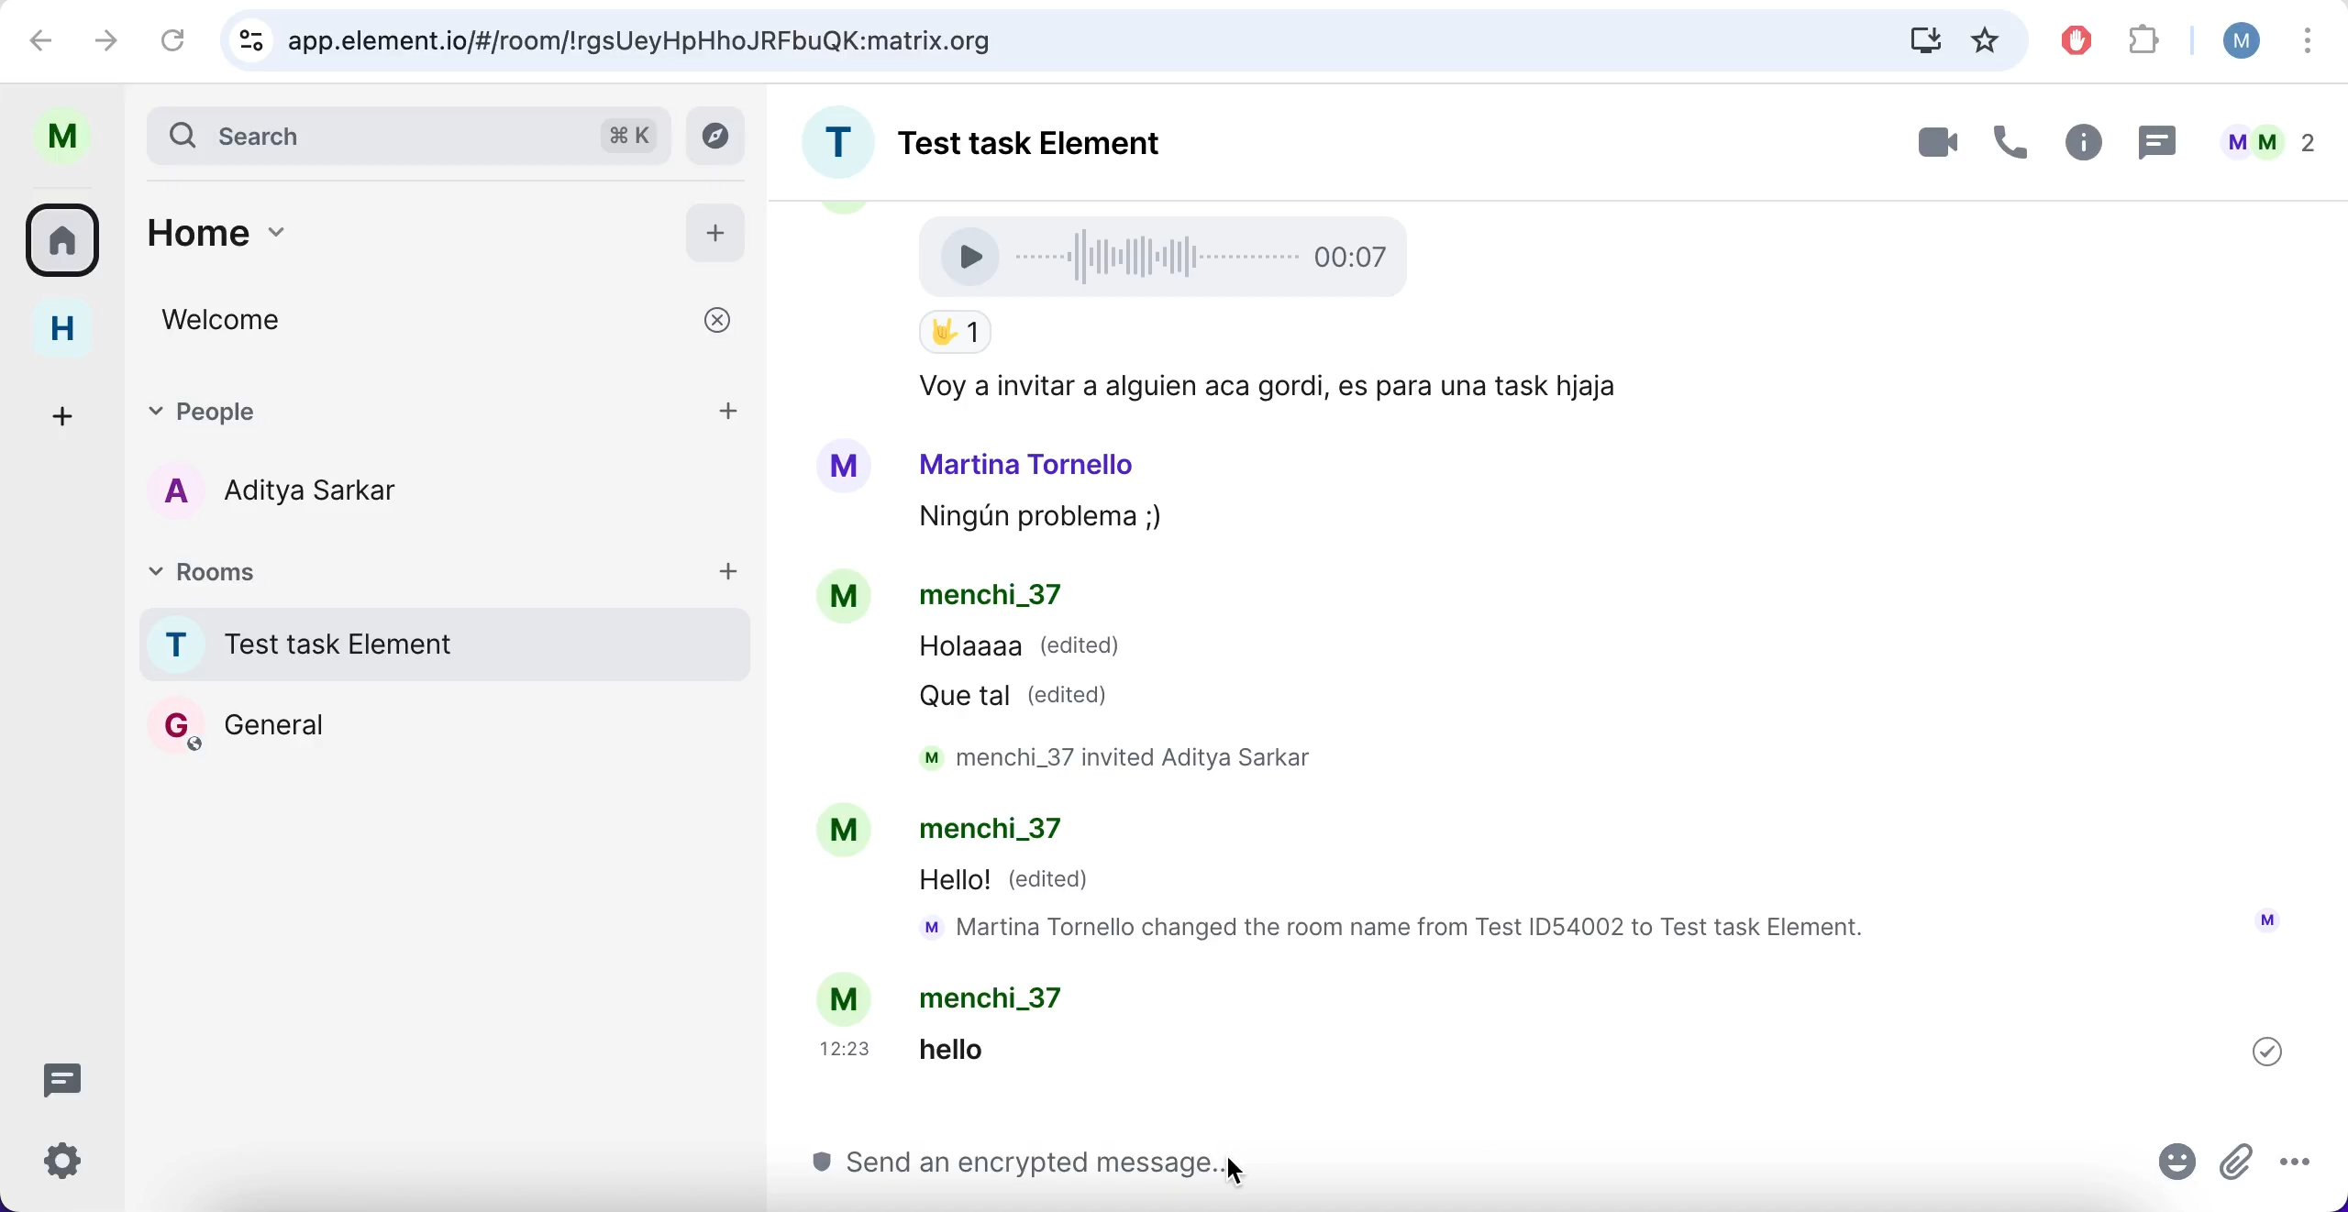  What do you see at coordinates (69, 413) in the screenshot?
I see `create a space` at bounding box center [69, 413].